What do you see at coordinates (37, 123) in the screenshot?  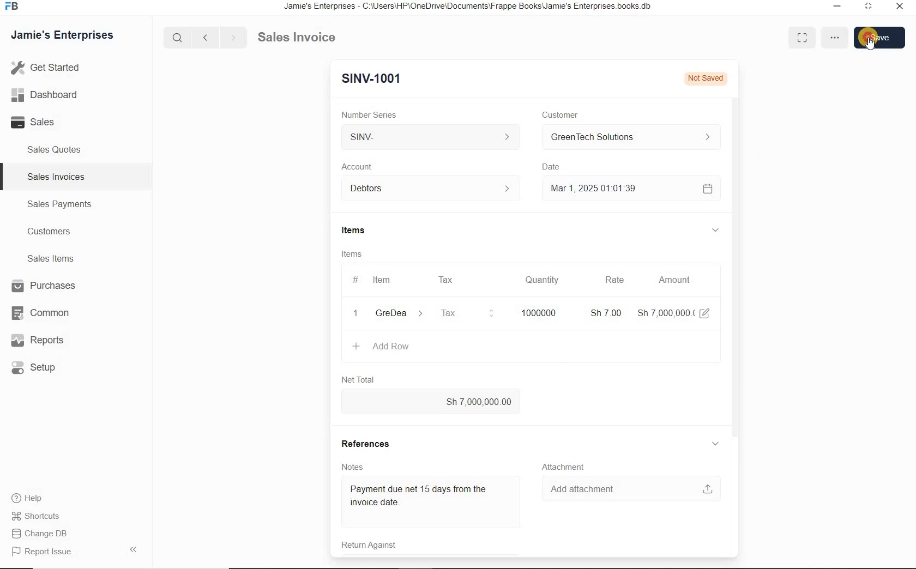 I see `Sales` at bounding box center [37, 123].